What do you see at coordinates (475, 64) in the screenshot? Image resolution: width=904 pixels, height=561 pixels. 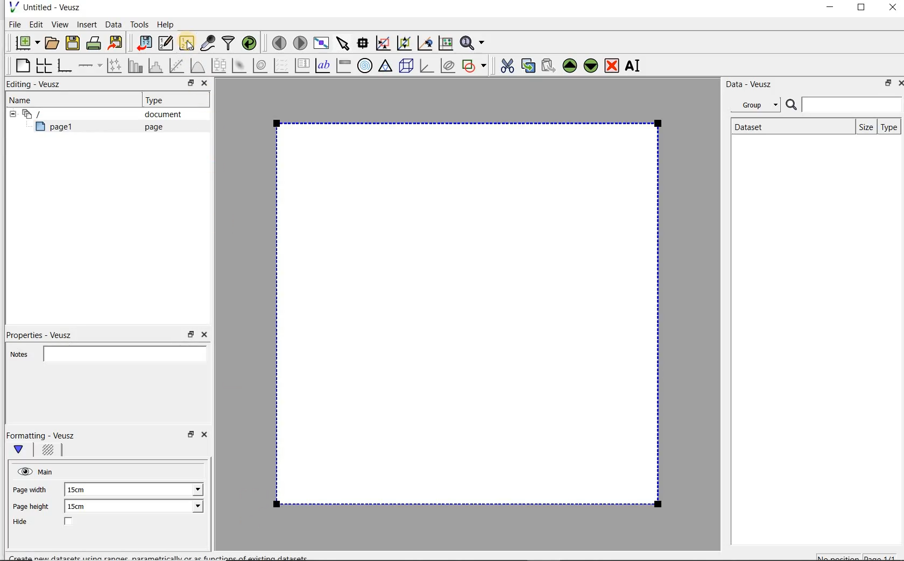 I see `add a shape to the plot` at bounding box center [475, 64].